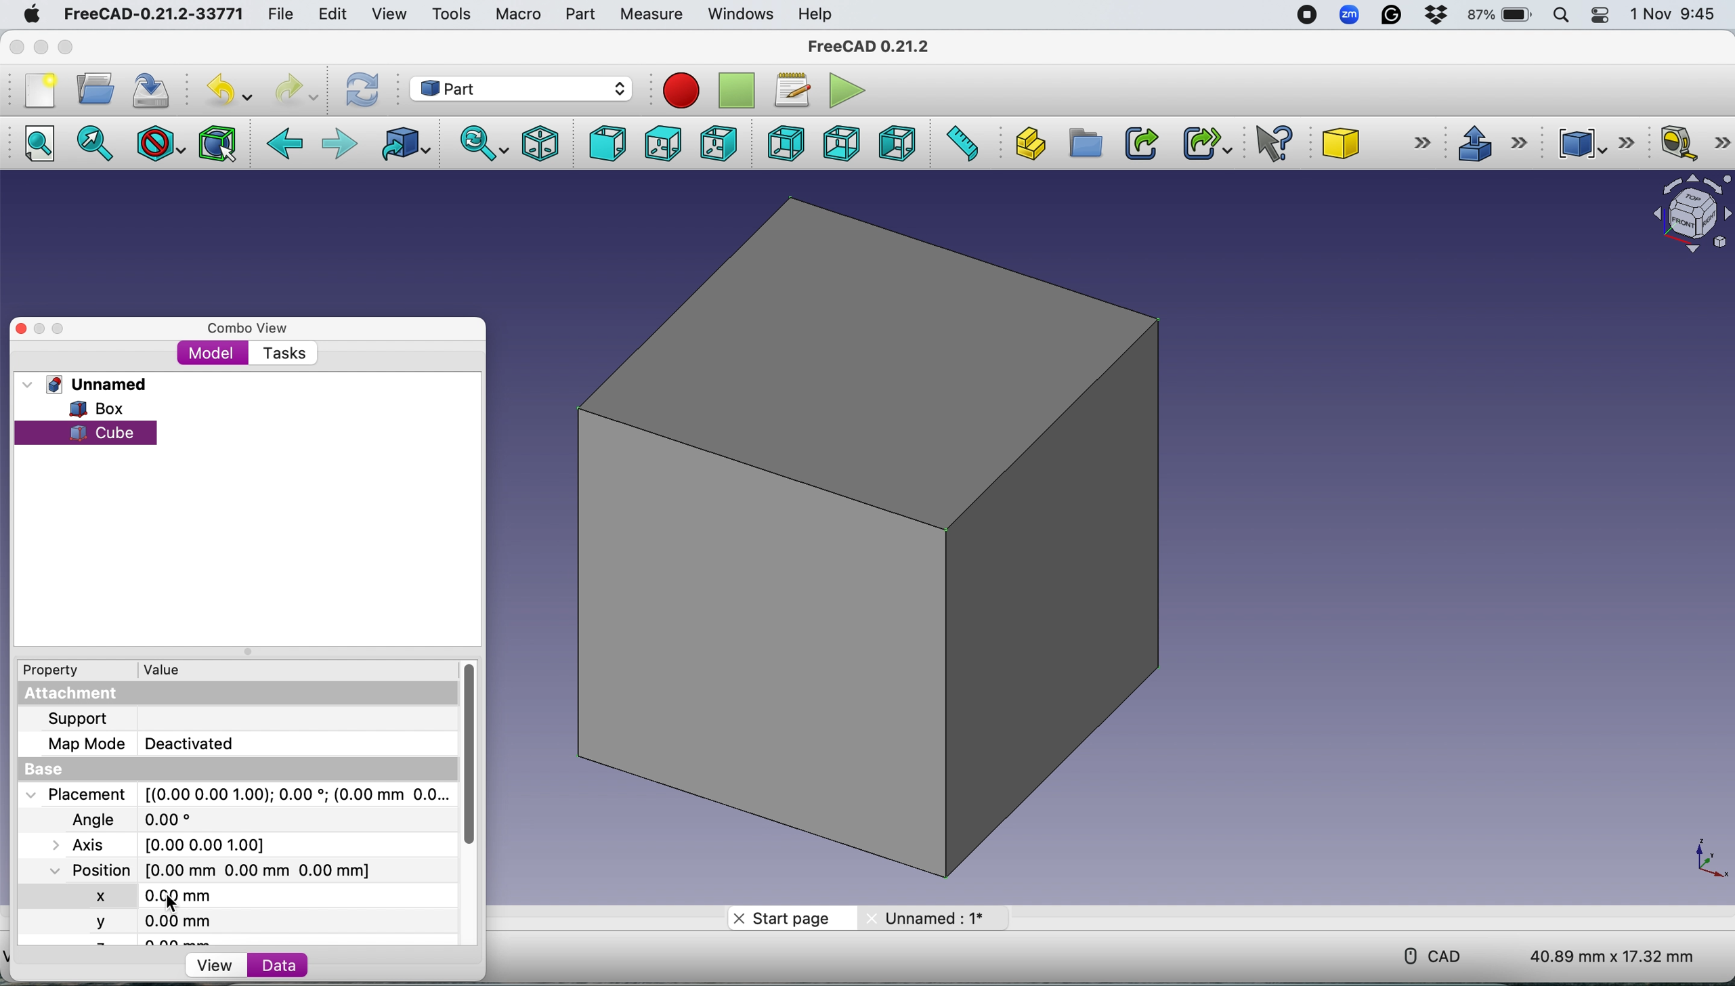  What do you see at coordinates (580, 14) in the screenshot?
I see `Part` at bounding box center [580, 14].